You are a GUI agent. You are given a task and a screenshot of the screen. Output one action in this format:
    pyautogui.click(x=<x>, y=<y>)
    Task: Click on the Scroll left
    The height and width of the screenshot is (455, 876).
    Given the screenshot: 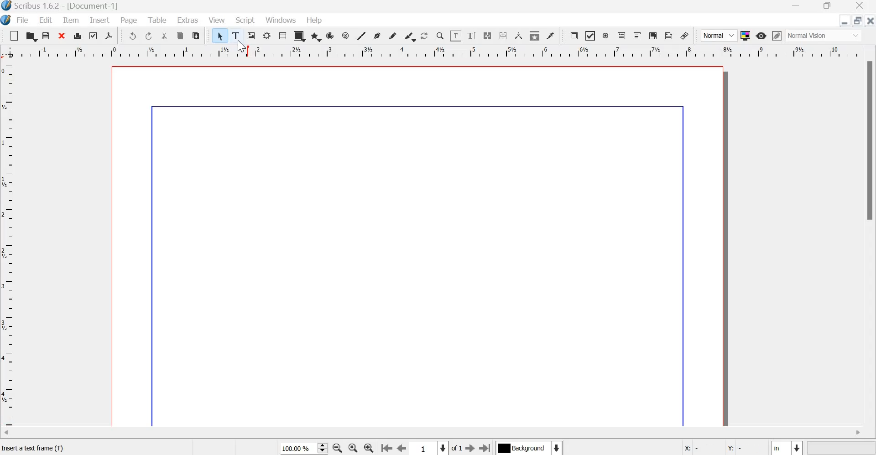 What is the action you would take?
    pyautogui.click(x=14, y=434)
    